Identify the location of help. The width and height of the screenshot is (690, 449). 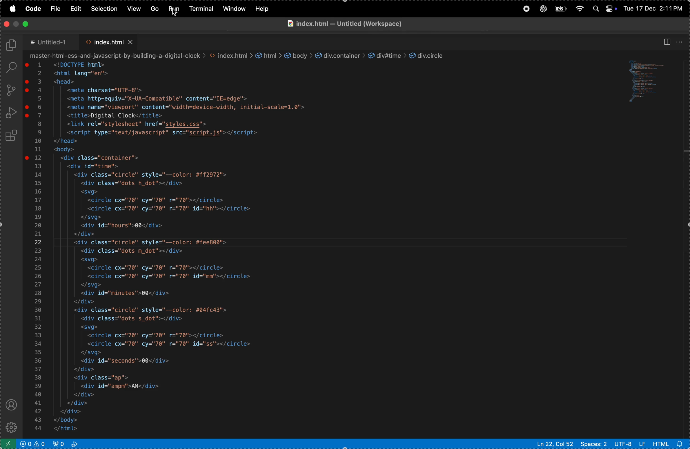
(263, 9).